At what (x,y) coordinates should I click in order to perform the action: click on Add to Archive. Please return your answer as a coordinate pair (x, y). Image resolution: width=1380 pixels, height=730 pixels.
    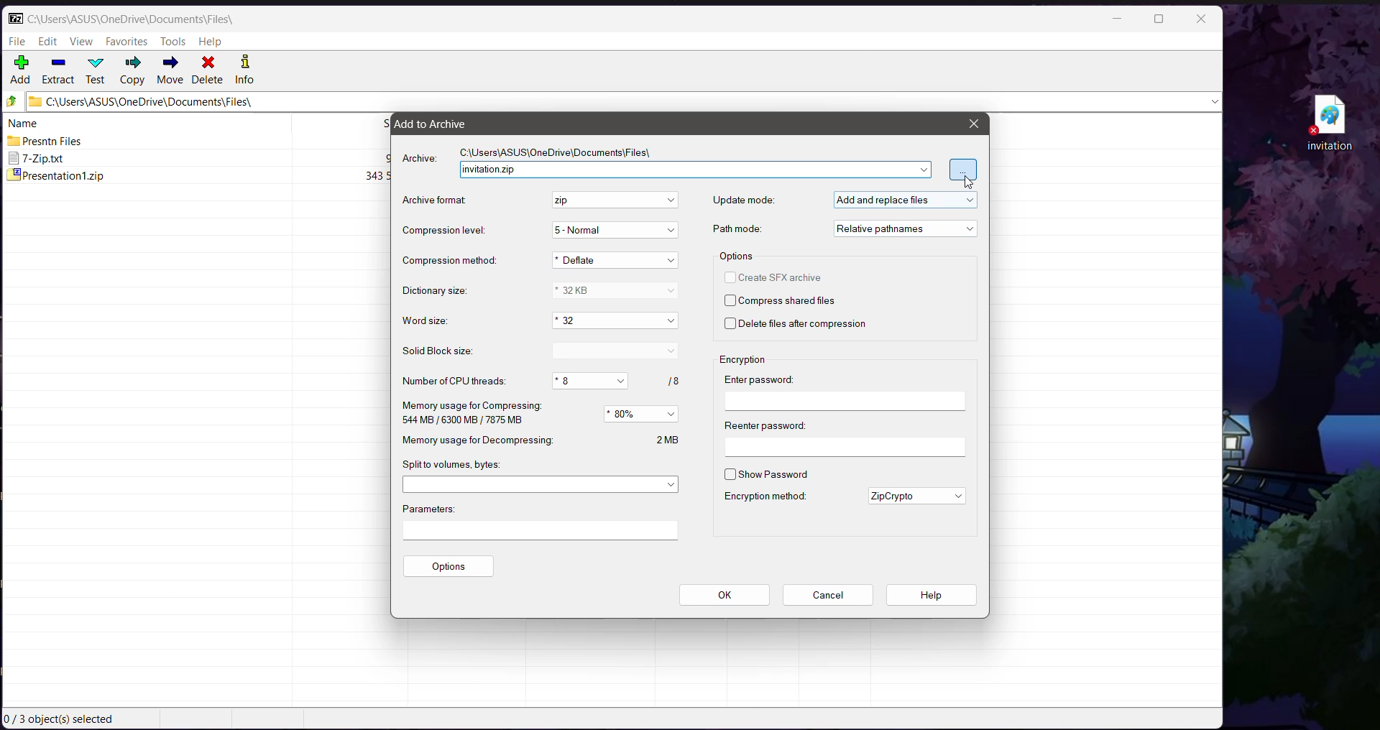
    Looking at the image, I should click on (441, 124).